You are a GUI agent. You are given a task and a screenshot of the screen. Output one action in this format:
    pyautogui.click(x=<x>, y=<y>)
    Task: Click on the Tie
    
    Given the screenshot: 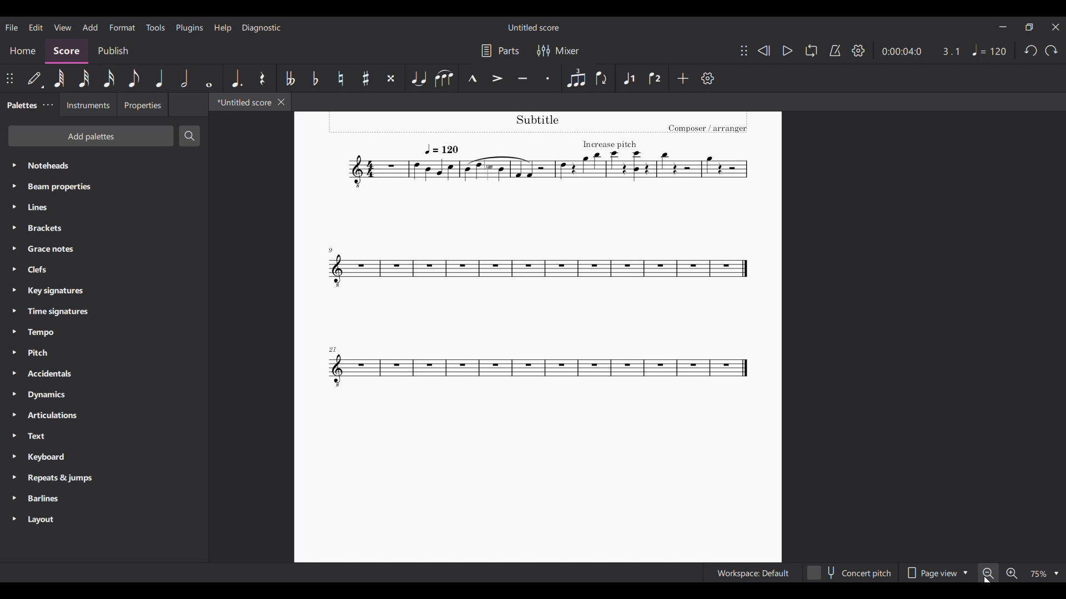 What is the action you would take?
    pyautogui.click(x=418, y=78)
    